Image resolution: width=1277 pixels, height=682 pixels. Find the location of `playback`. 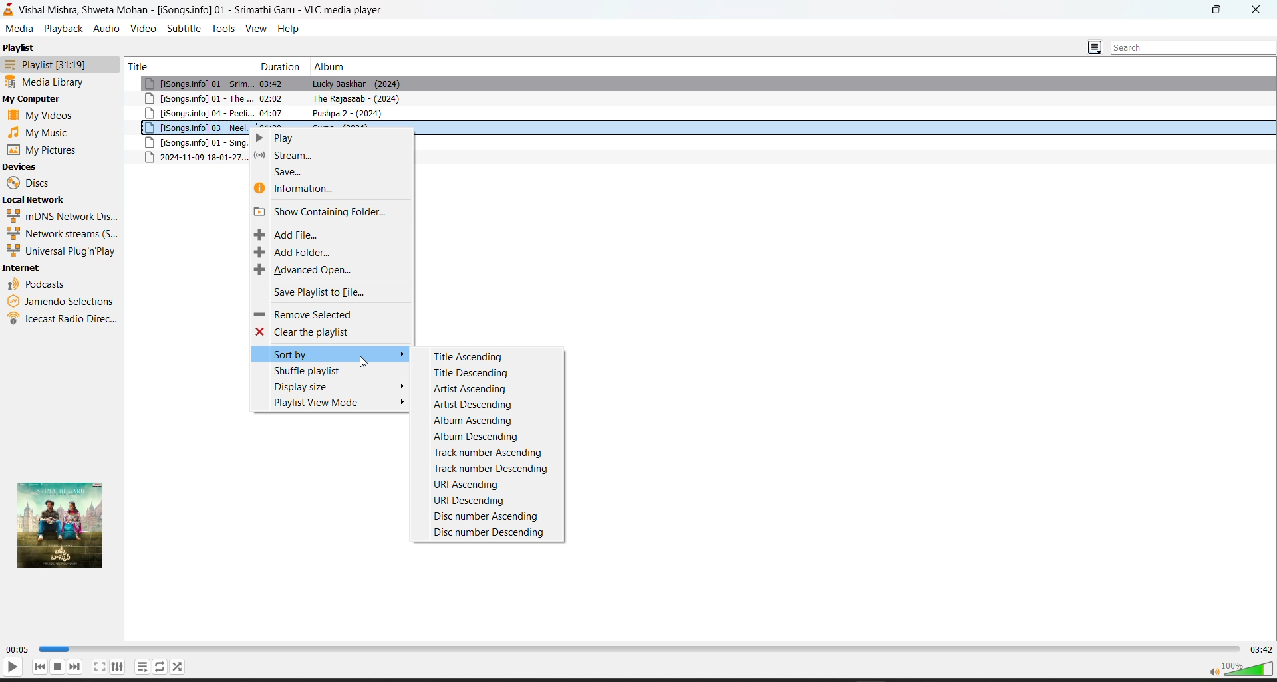

playback is located at coordinates (64, 28).